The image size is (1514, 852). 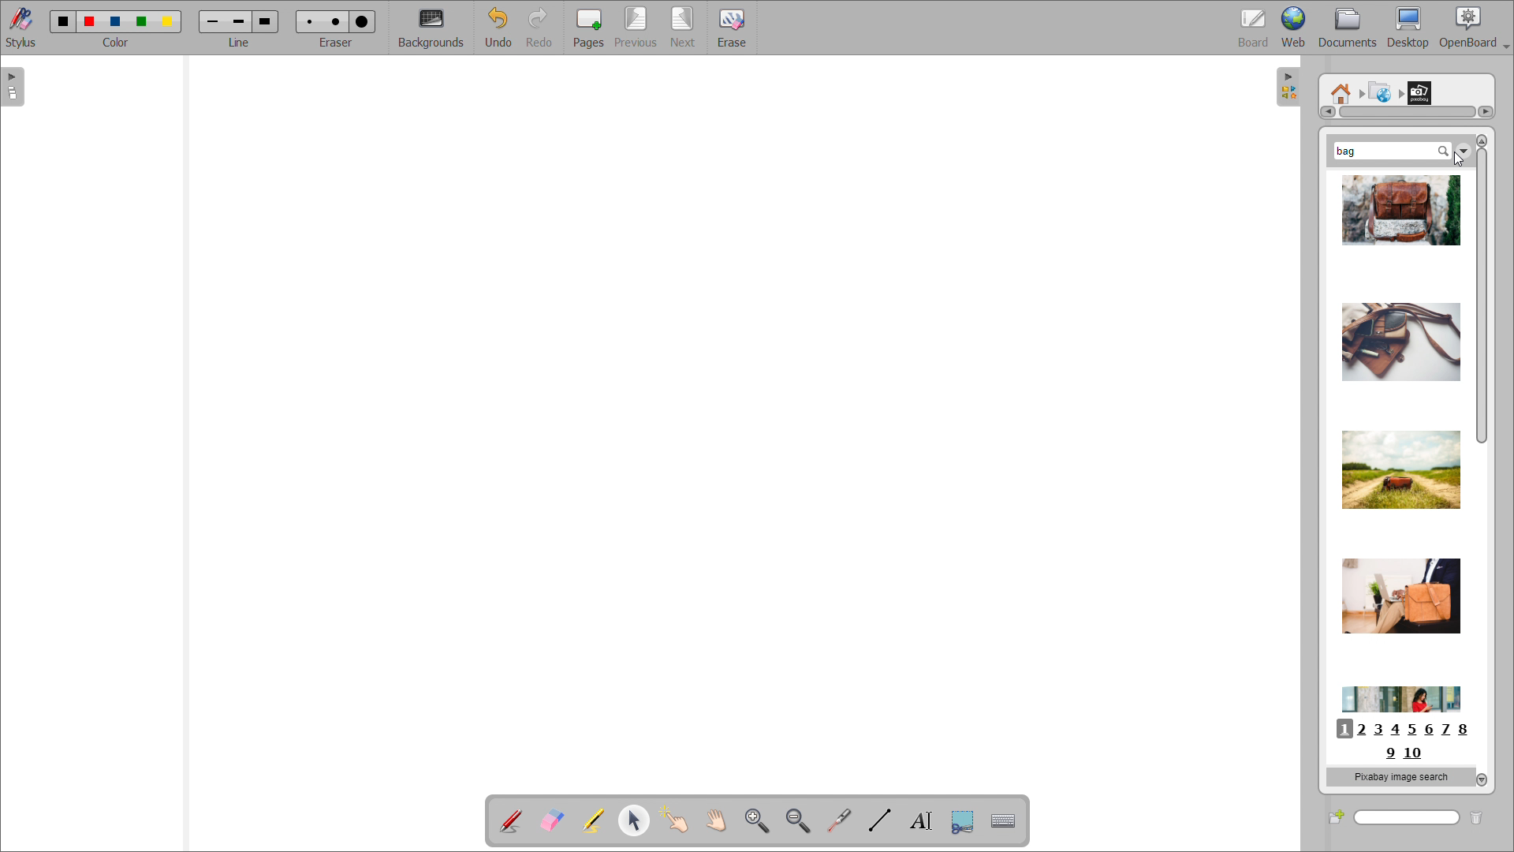 What do you see at coordinates (334, 20) in the screenshot?
I see `Medium eraser` at bounding box center [334, 20].